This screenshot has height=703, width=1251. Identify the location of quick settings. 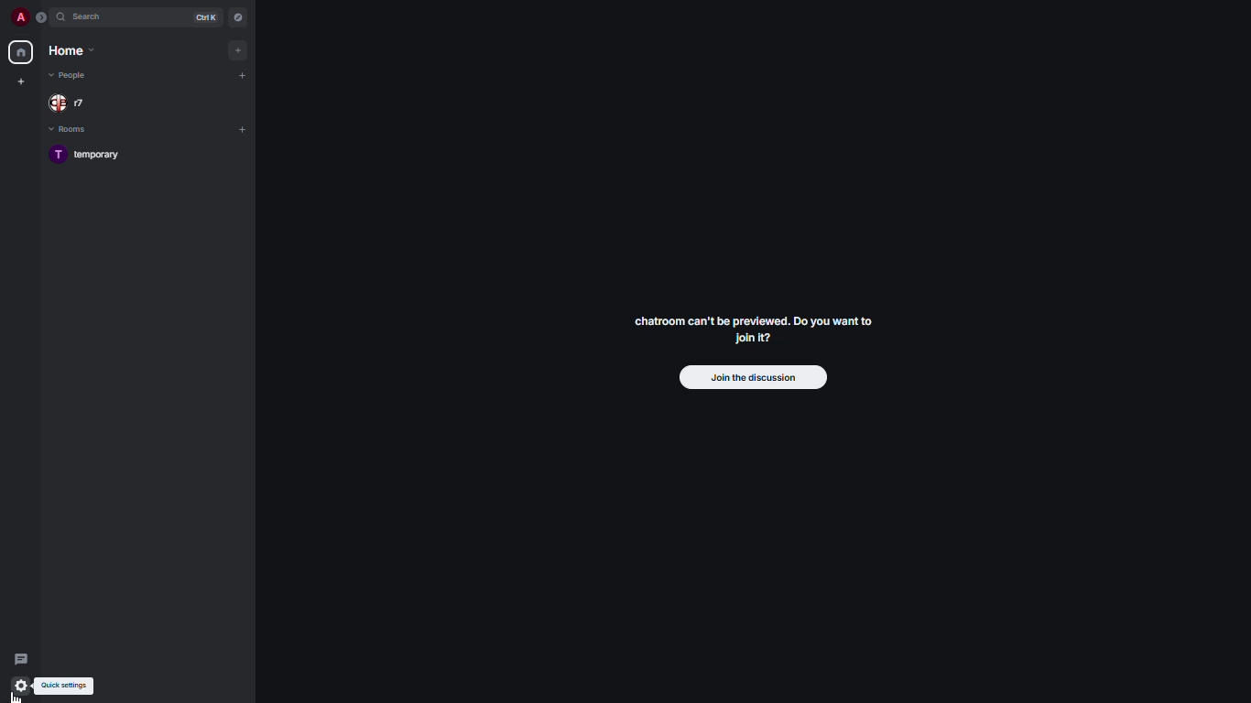
(18, 685).